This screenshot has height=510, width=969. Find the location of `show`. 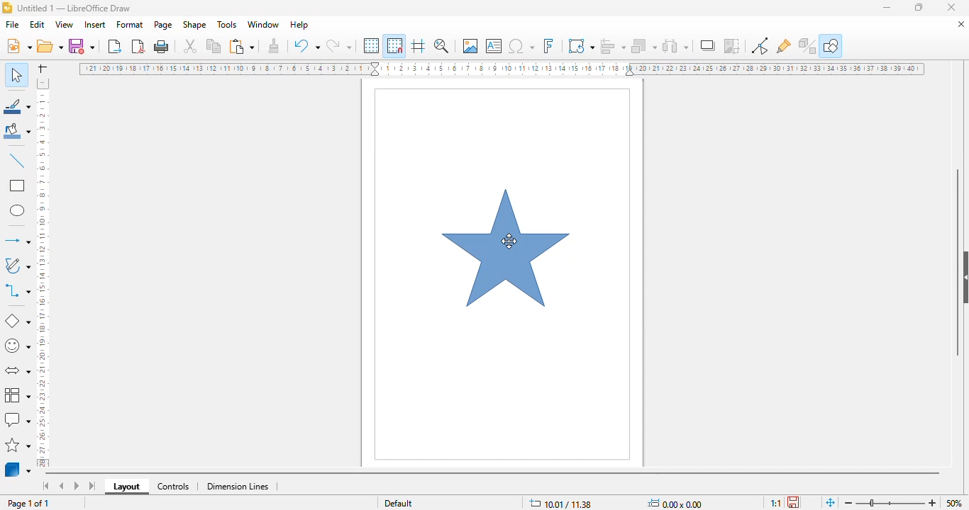

show is located at coordinates (963, 278).